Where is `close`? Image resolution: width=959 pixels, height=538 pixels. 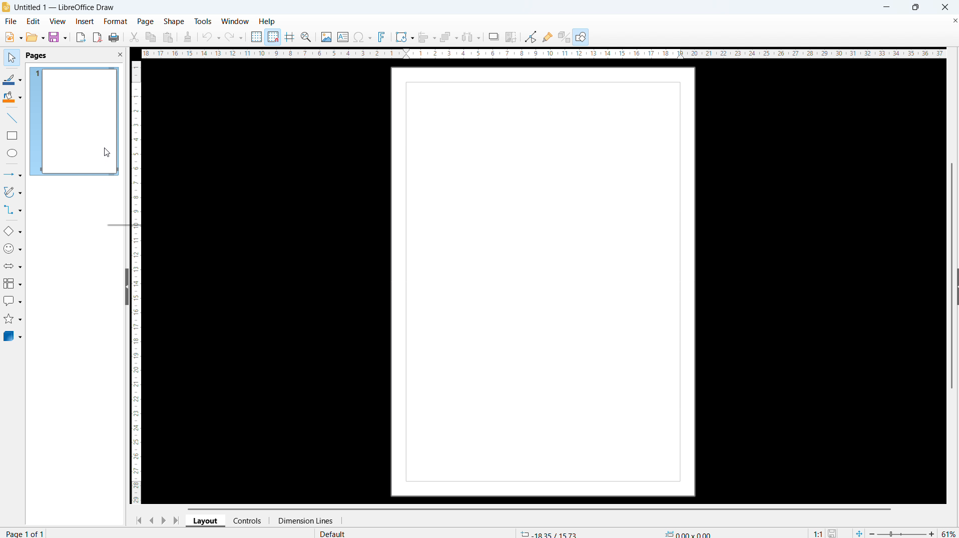 close is located at coordinates (945, 7).